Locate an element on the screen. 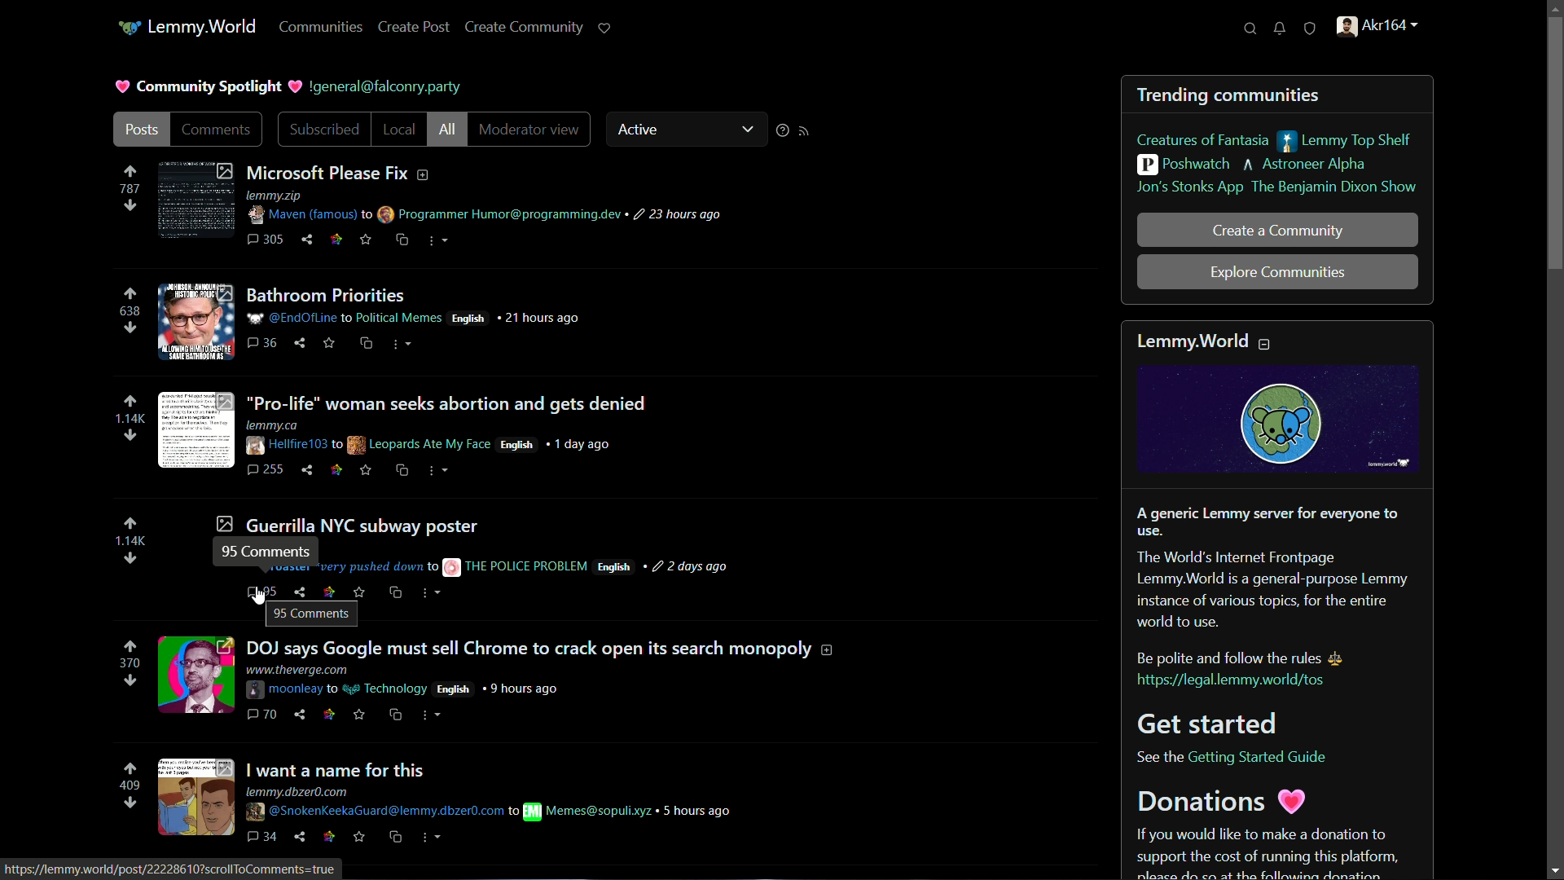 This screenshot has height=880, width=1564. | want a name for this is located at coordinates (340, 770).